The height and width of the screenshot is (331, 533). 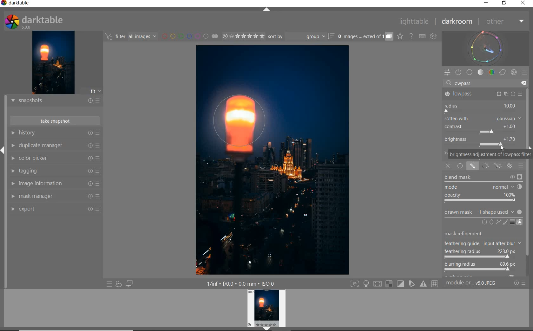 I want to click on HELP ONLINE, so click(x=411, y=36).